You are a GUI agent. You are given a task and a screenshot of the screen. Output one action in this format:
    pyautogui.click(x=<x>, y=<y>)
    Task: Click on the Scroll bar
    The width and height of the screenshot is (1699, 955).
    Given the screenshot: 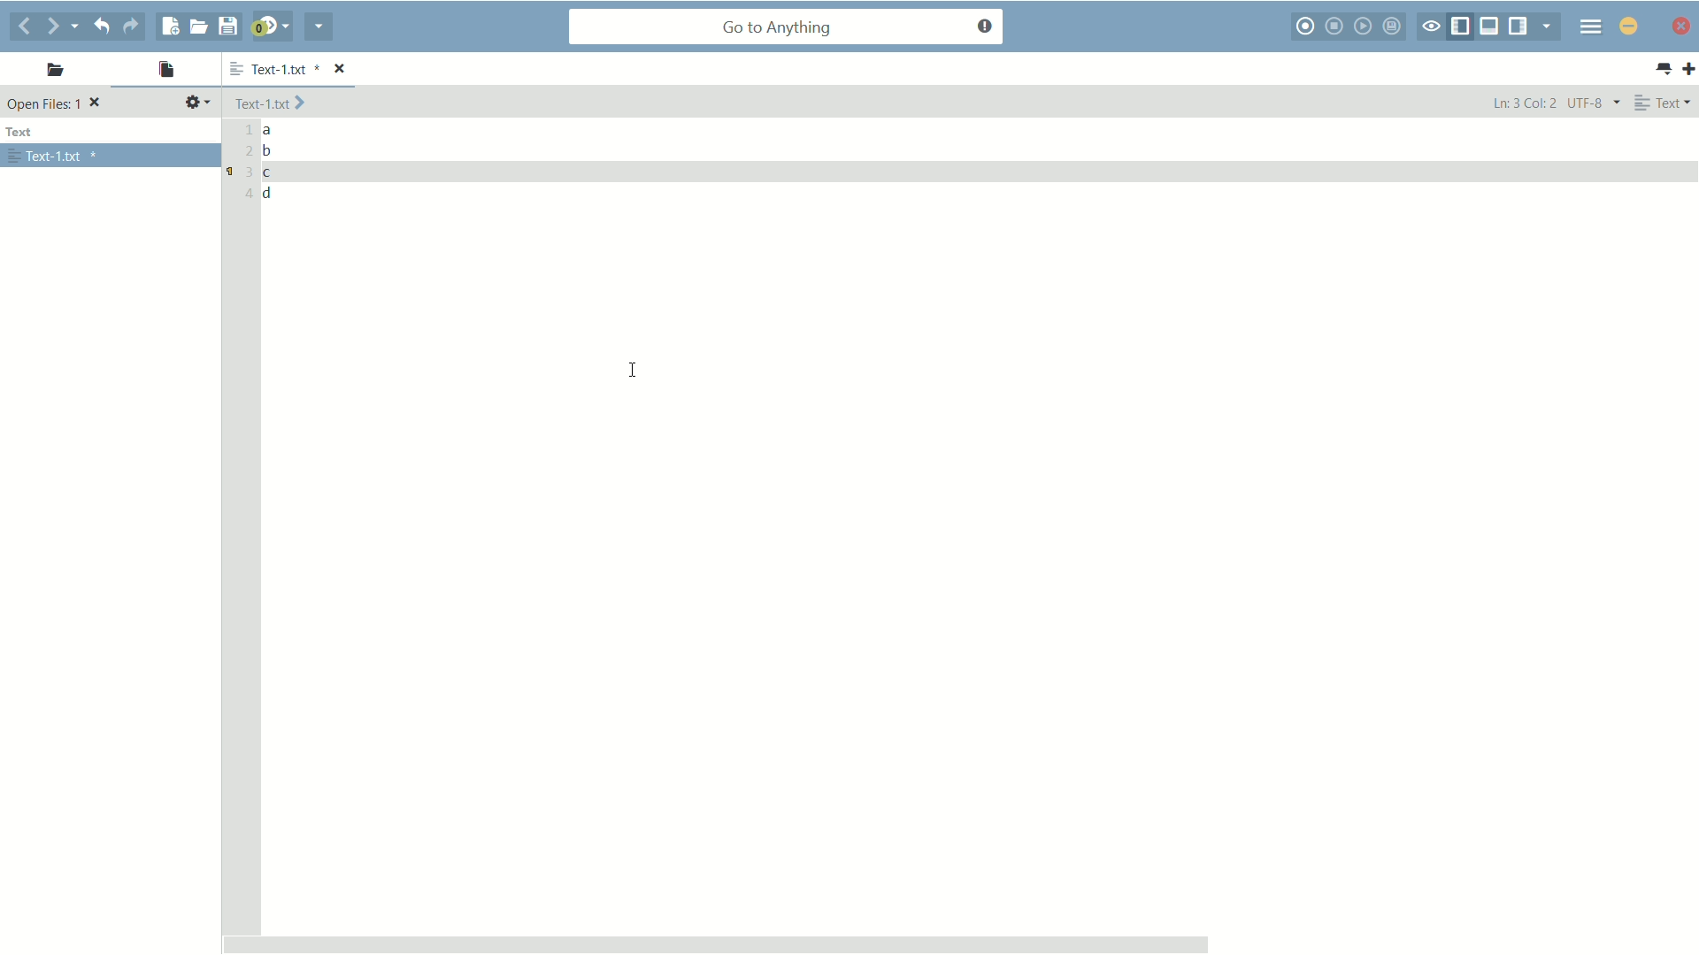 What is the action you would take?
    pyautogui.click(x=955, y=939)
    